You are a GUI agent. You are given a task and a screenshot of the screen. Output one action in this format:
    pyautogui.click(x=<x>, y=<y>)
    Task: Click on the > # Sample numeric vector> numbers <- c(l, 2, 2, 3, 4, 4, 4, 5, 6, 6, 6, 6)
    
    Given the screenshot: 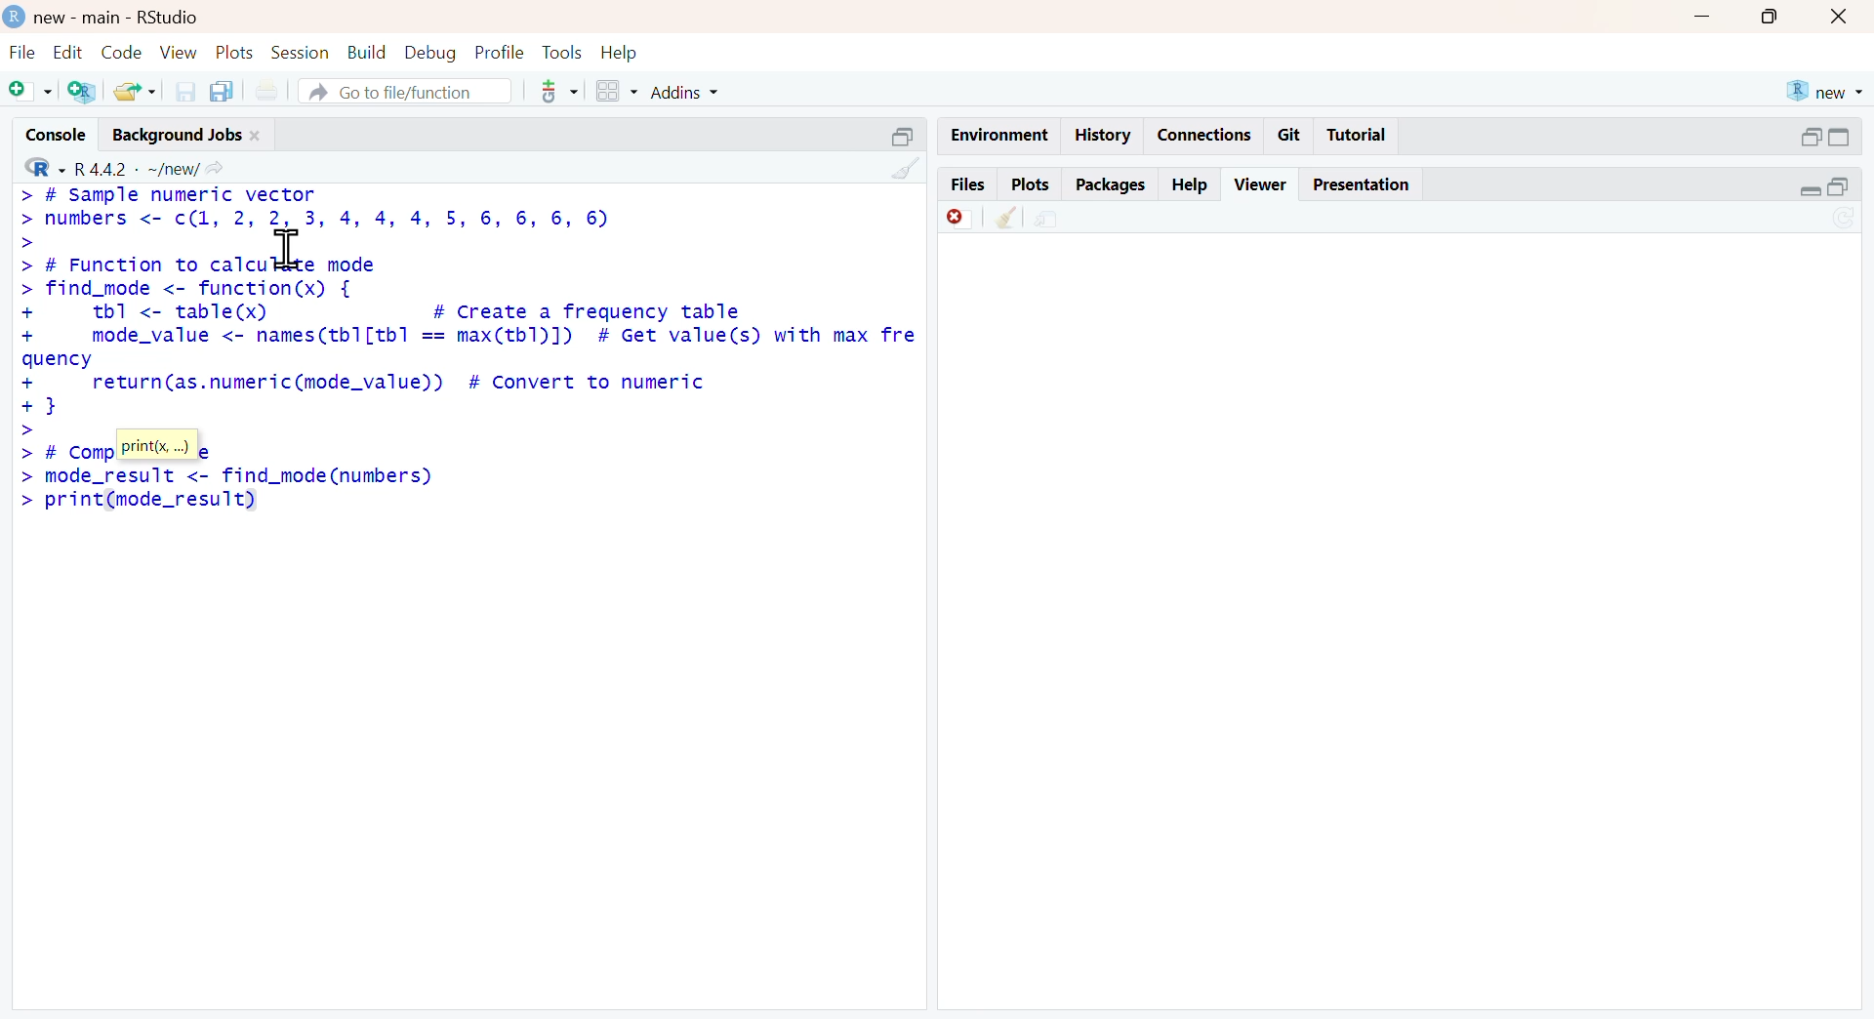 What is the action you would take?
    pyautogui.click(x=316, y=219)
    